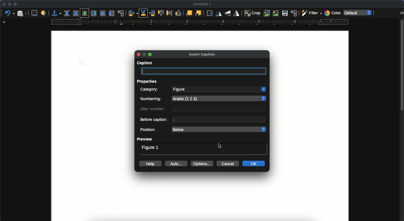 This screenshot has height=221, width=404. What do you see at coordinates (150, 147) in the screenshot?
I see `figure 1` at bounding box center [150, 147].